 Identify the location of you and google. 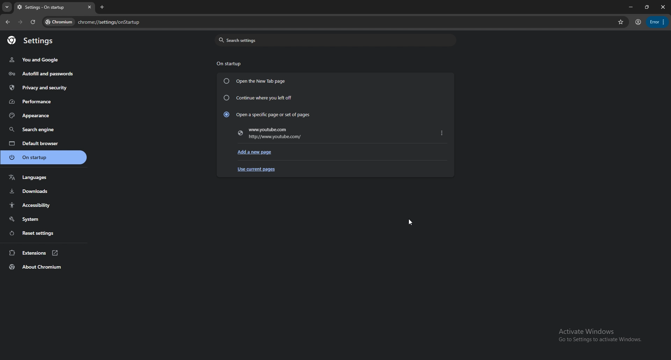
(36, 60).